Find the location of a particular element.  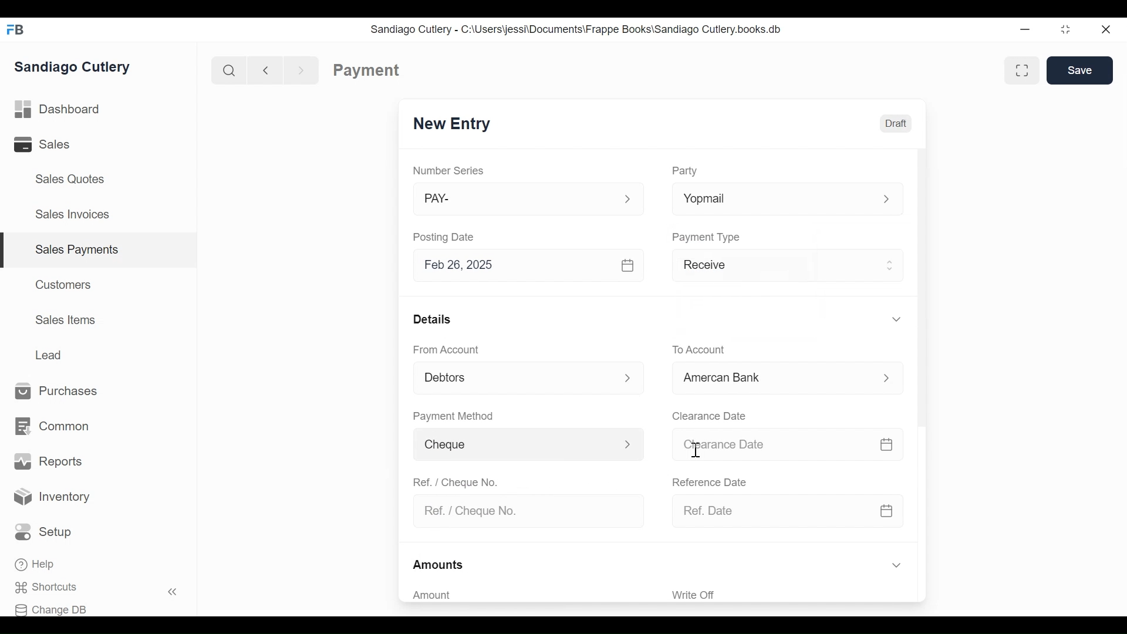

Search is located at coordinates (227, 70).